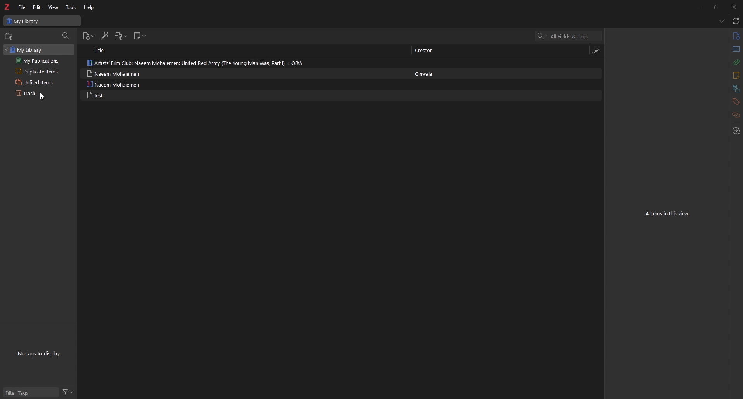 This screenshot has height=399, width=743. I want to click on new note, so click(141, 36).